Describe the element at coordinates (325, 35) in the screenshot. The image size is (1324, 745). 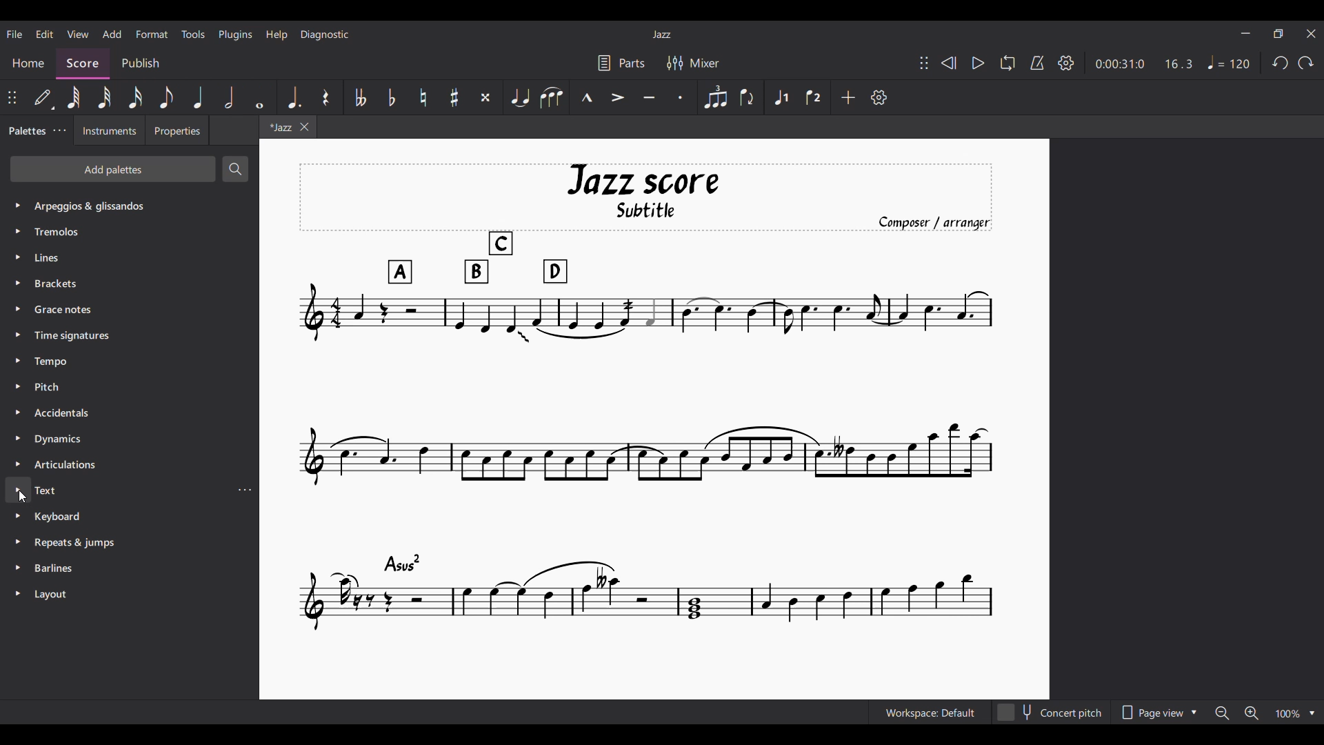
I see `Diagnostic menu` at that location.